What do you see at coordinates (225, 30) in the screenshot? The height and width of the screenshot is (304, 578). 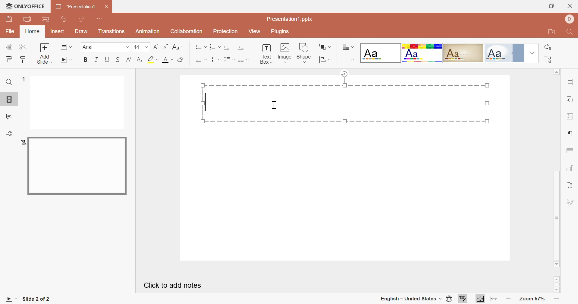 I see `Protection` at bounding box center [225, 30].